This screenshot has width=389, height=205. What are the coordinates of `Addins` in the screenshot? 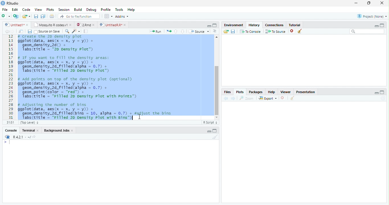 It's located at (122, 16).